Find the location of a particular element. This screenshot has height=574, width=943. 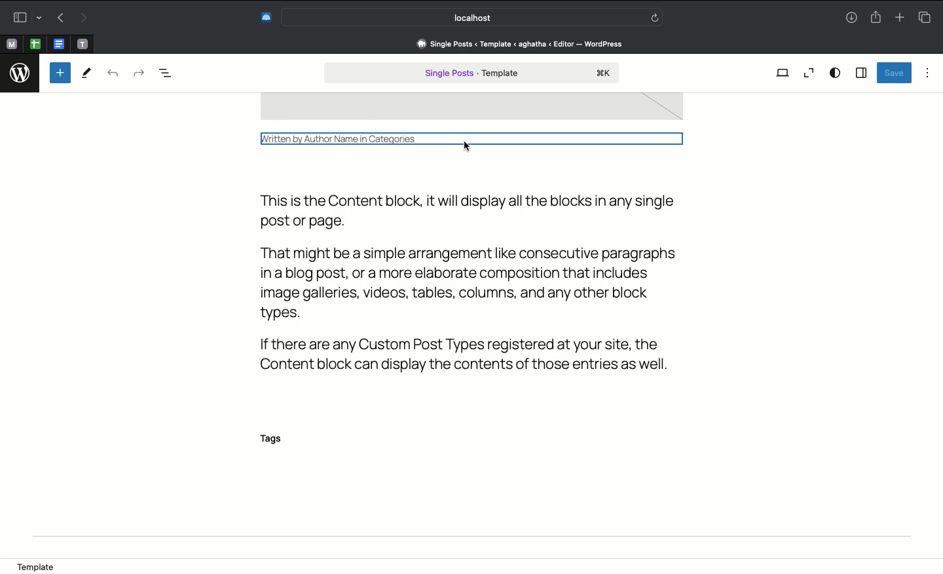

Share is located at coordinates (876, 18).